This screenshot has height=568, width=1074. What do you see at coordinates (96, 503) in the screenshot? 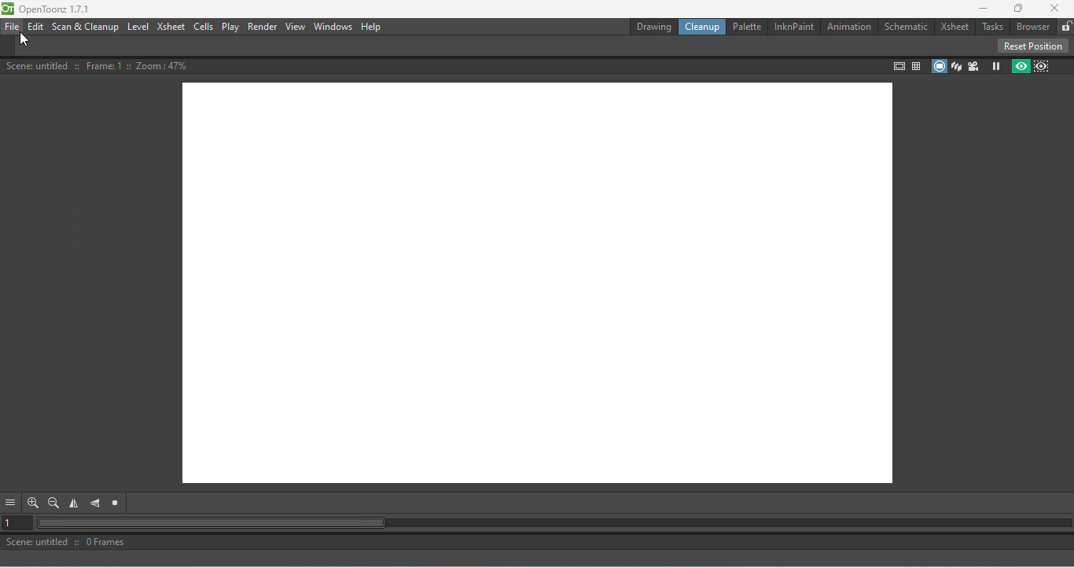
I see `Flip vertically` at bounding box center [96, 503].